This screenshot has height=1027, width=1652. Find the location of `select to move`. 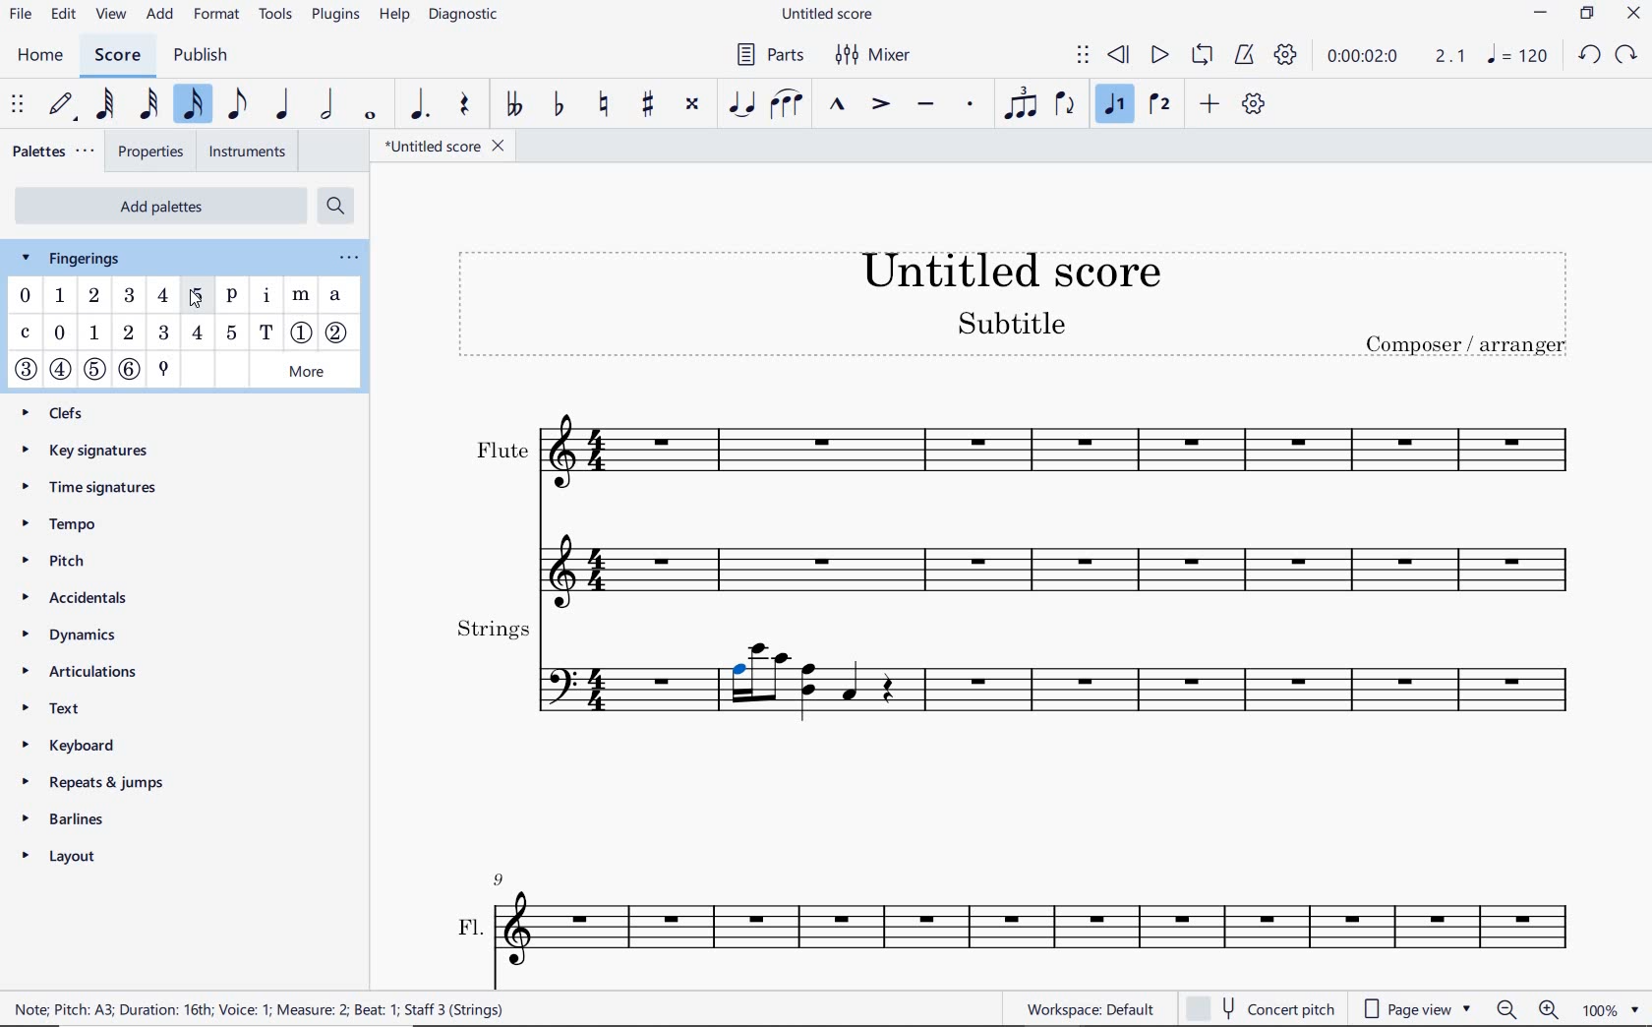

select to move is located at coordinates (17, 102).